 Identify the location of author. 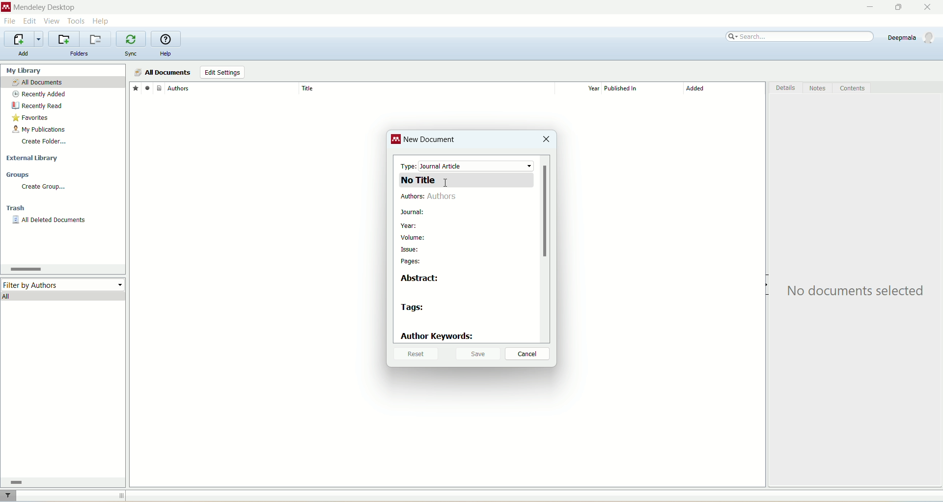
(233, 88).